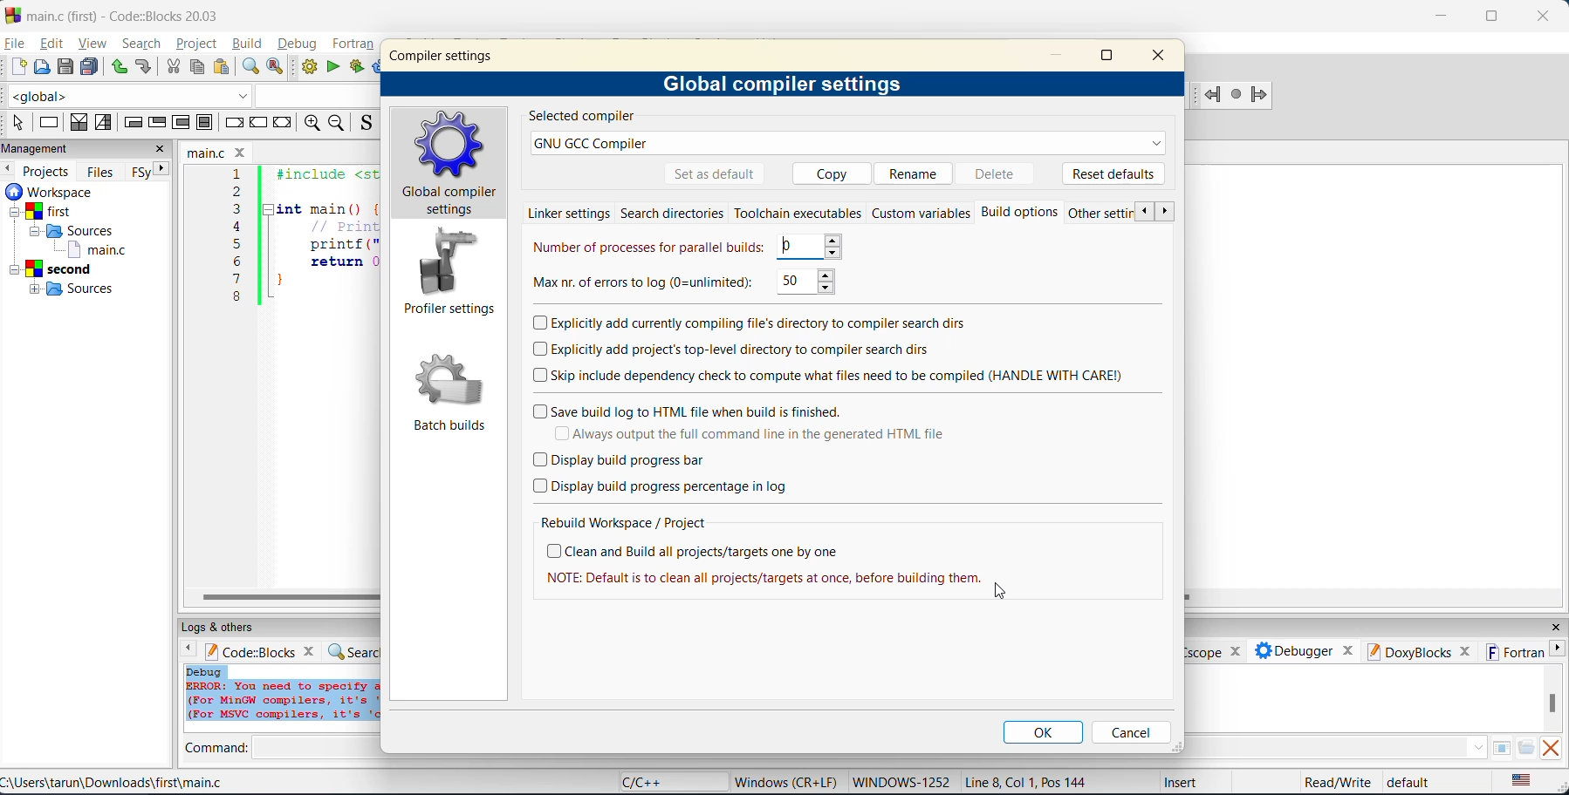 The height and width of the screenshot is (795, 1569). What do you see at coordinates (700, 551) in the screenshot?
I see `clean and build all projects/targets one by one` at bounding box center [700, 551].